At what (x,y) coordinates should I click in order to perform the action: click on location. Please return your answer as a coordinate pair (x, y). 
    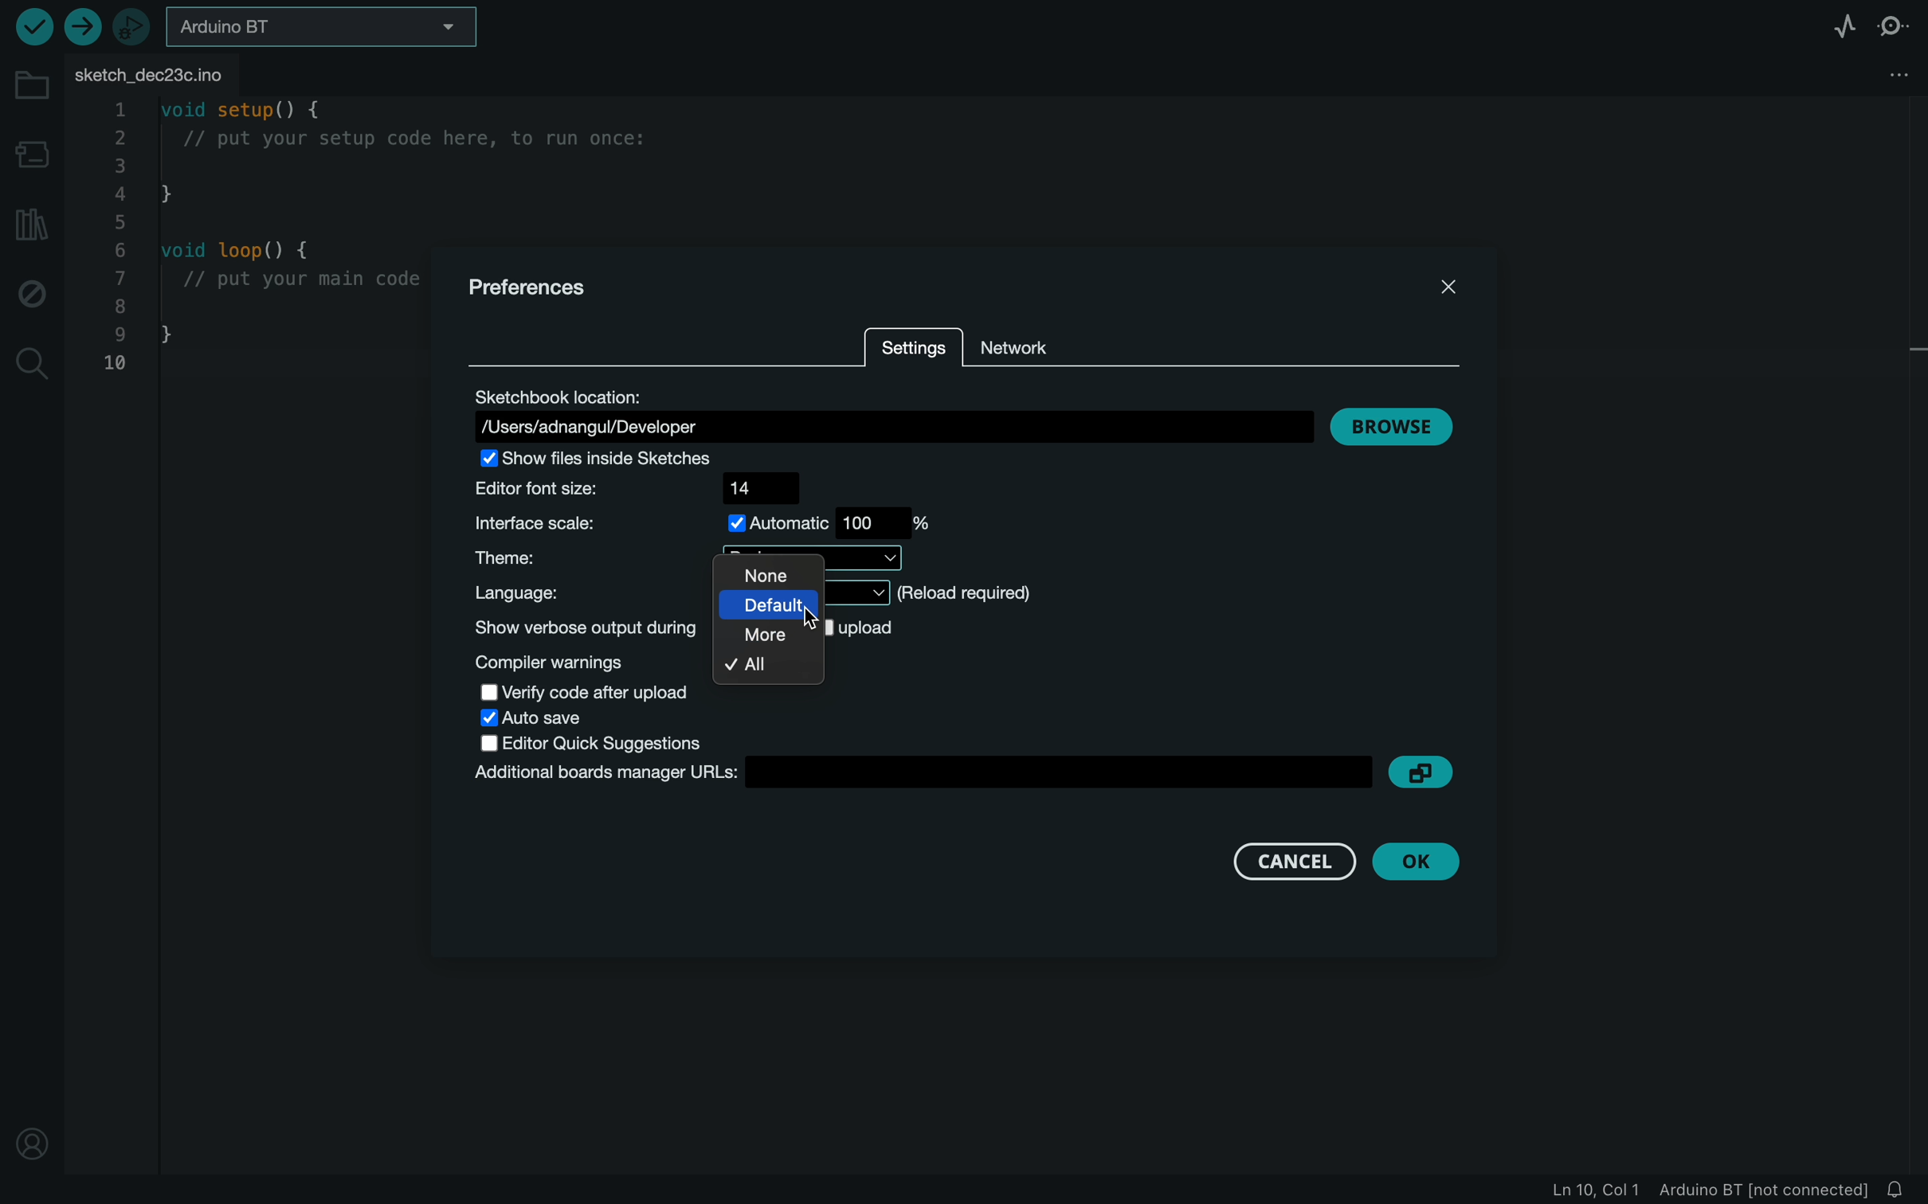
    Looking at the image, I should click on (892, 414).